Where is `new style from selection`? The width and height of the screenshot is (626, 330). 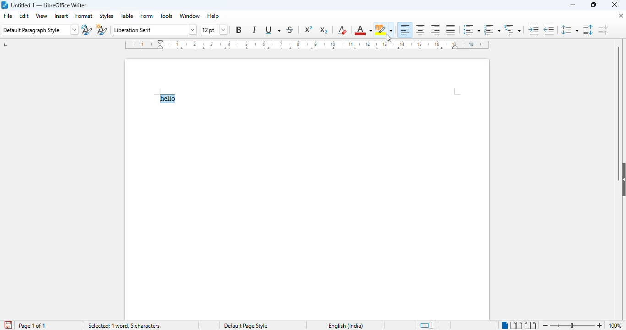
new style from selection is located at coordinates (101, 30).